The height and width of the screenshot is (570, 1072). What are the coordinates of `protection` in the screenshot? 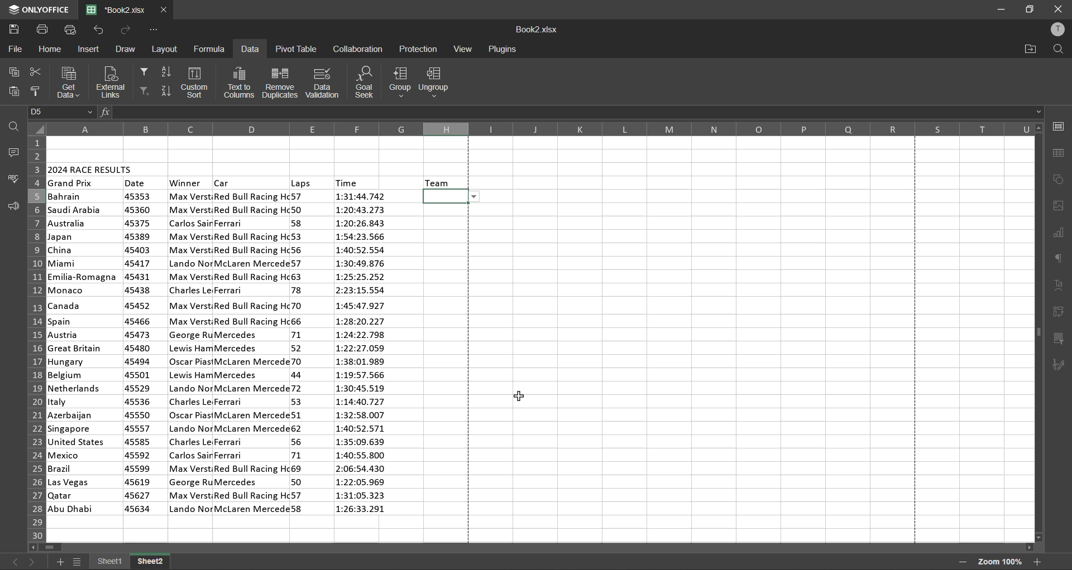 It's located at (419, 50).